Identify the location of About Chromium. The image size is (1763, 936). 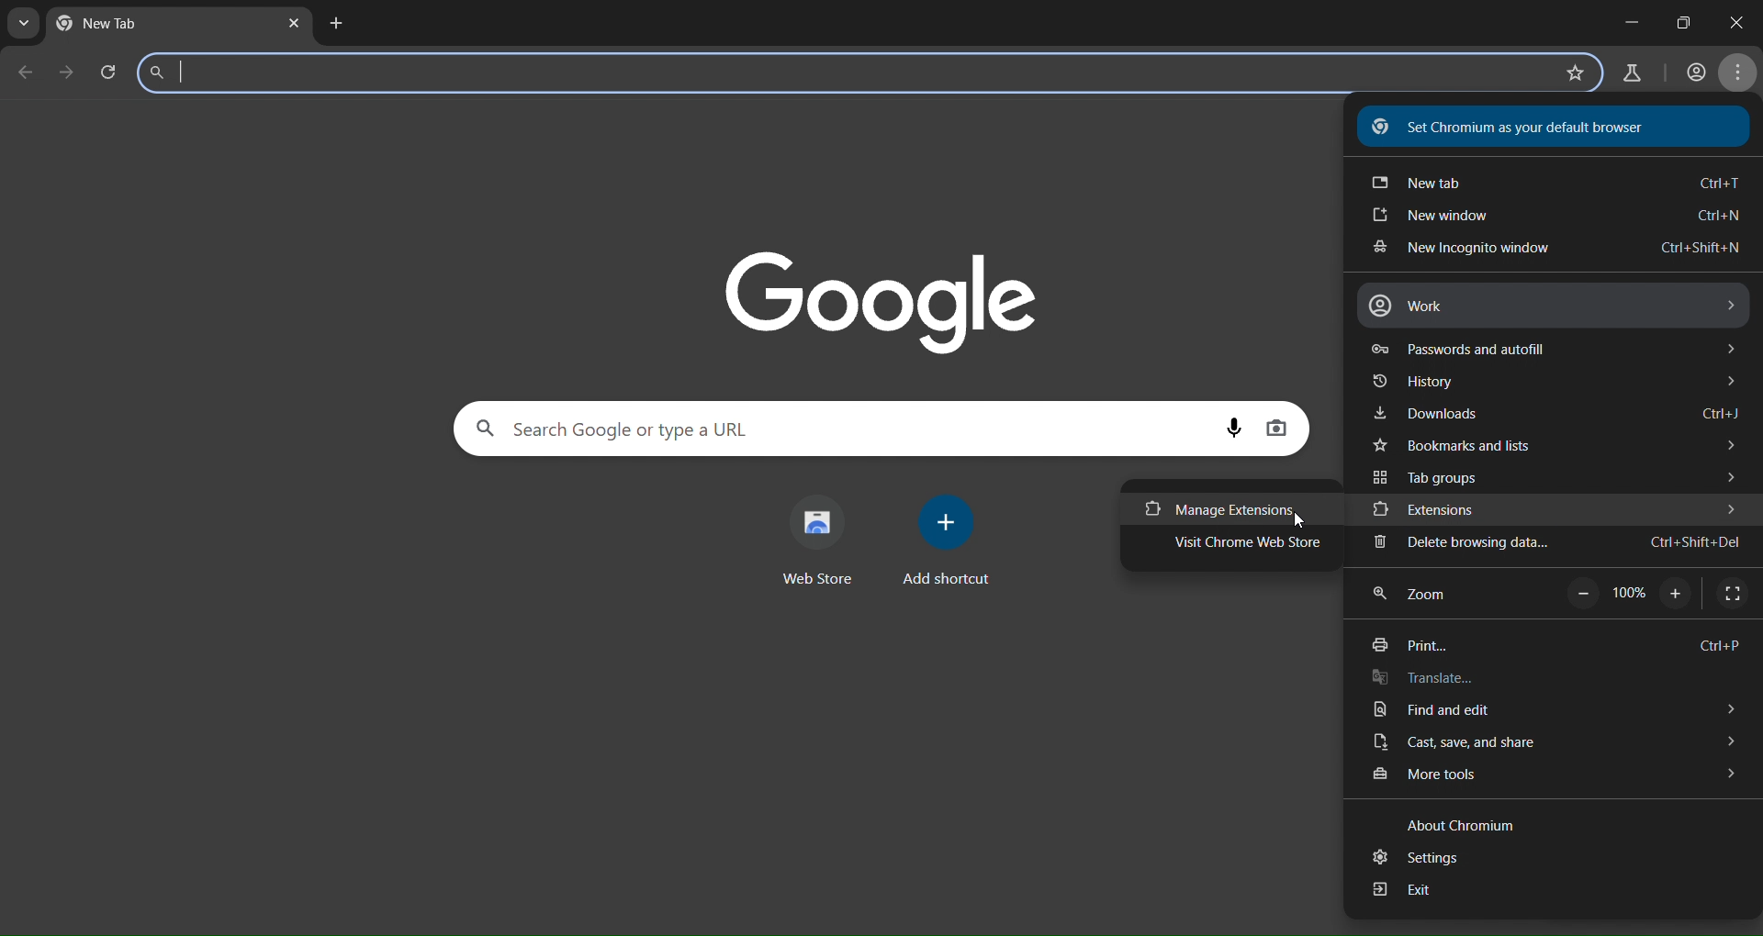
(1464, 825).